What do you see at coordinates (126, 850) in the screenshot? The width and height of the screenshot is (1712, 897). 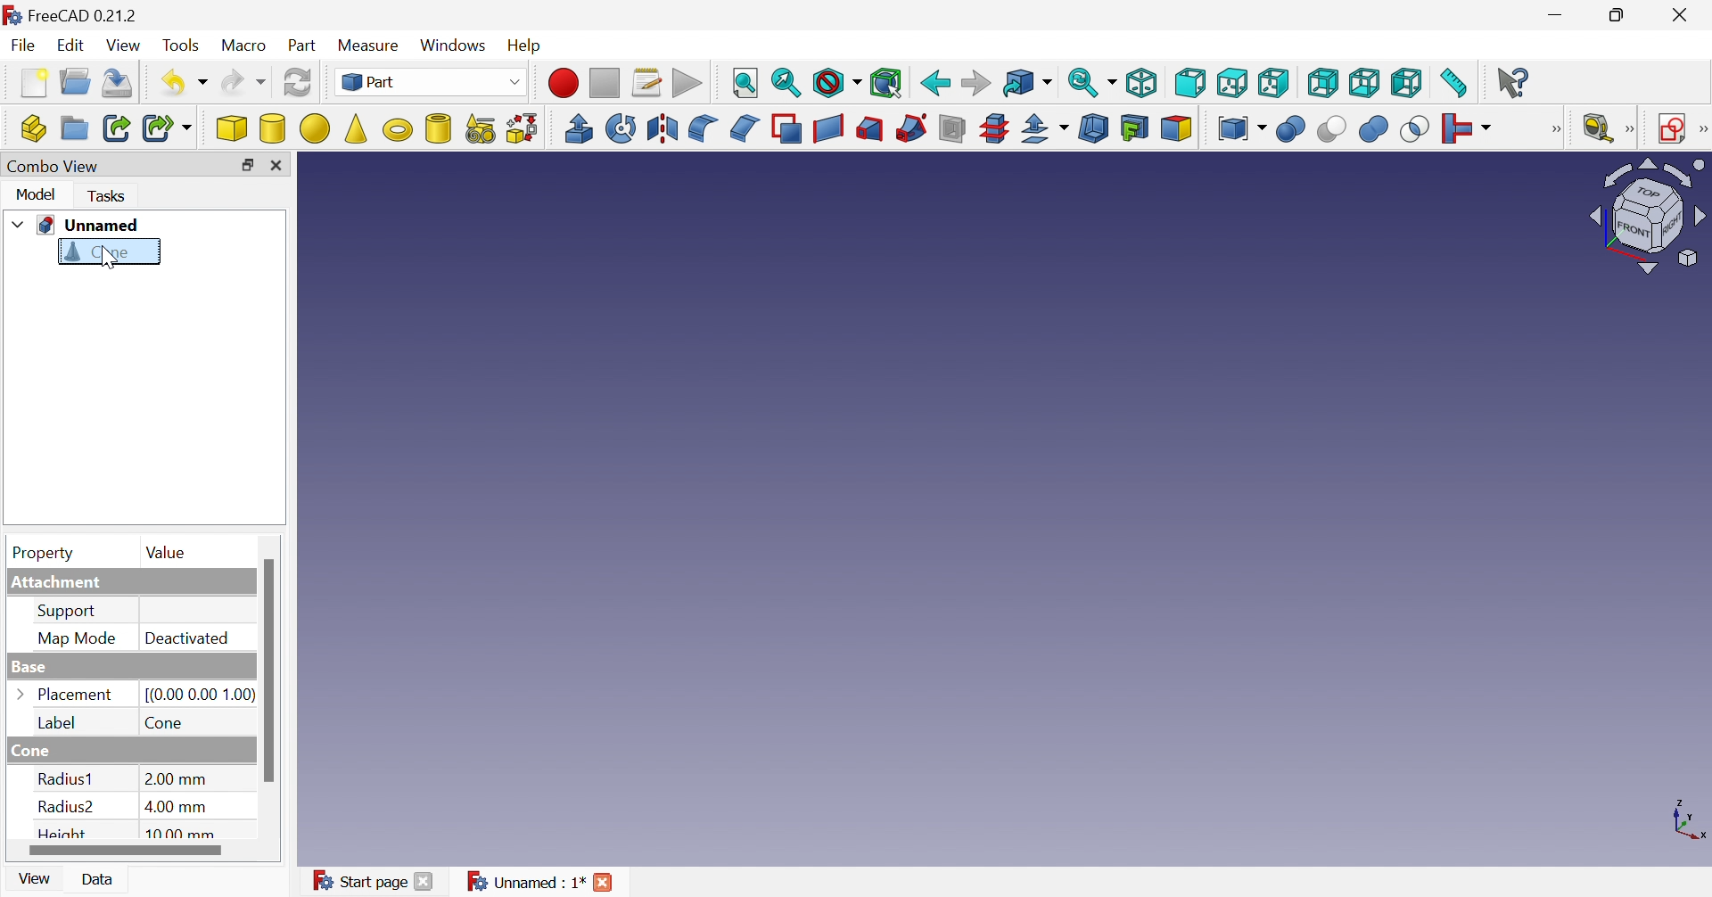 I see `Scroll bar` at bounding box center [126, 850].